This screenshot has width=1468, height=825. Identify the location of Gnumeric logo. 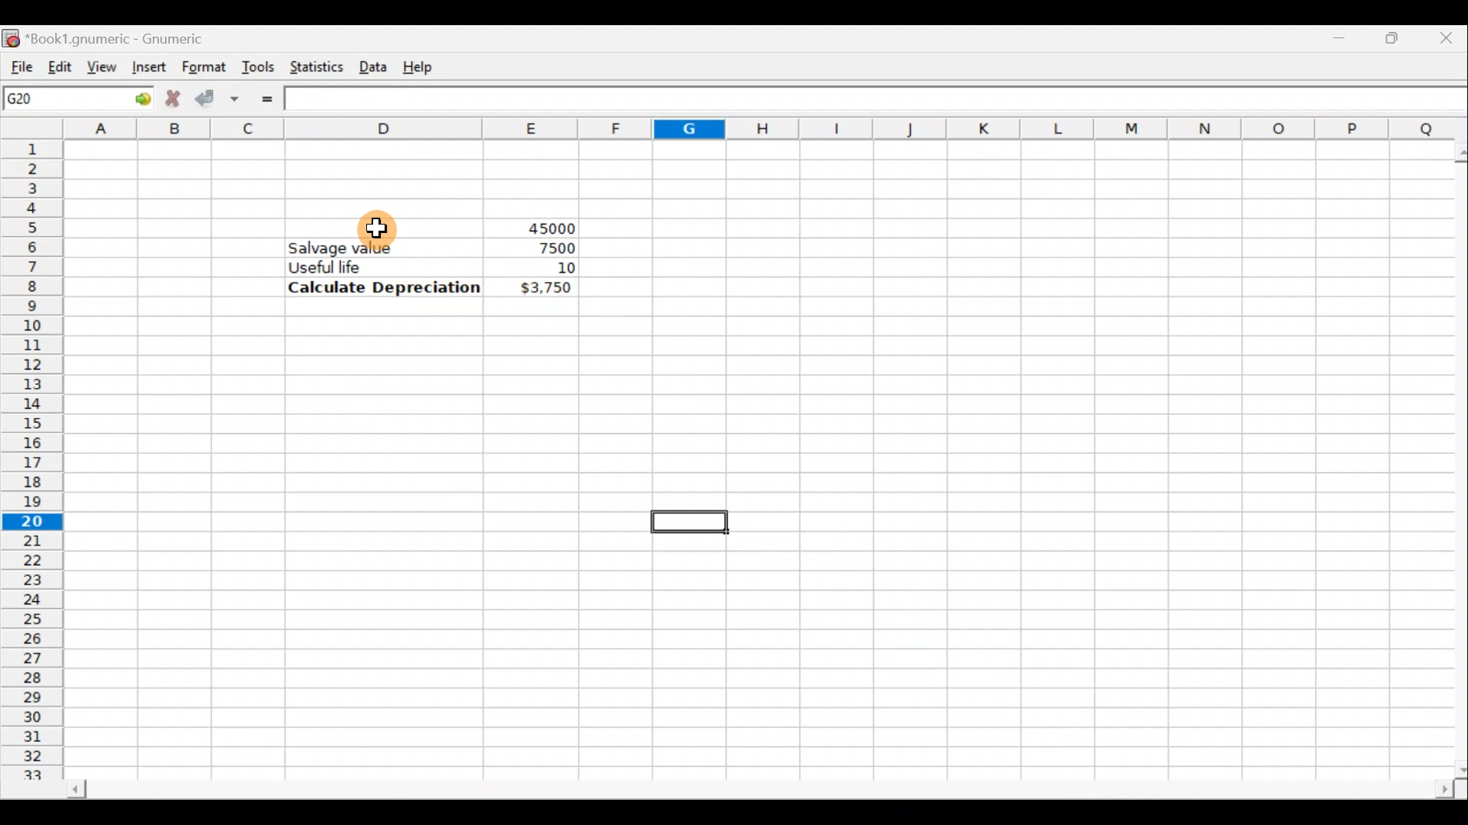
(11, 37).